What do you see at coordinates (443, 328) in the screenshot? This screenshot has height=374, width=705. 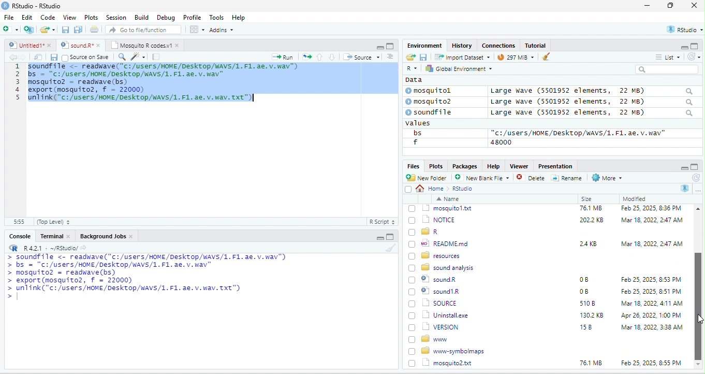 I see `8 sound analysis` at bounding box center [443, 328].